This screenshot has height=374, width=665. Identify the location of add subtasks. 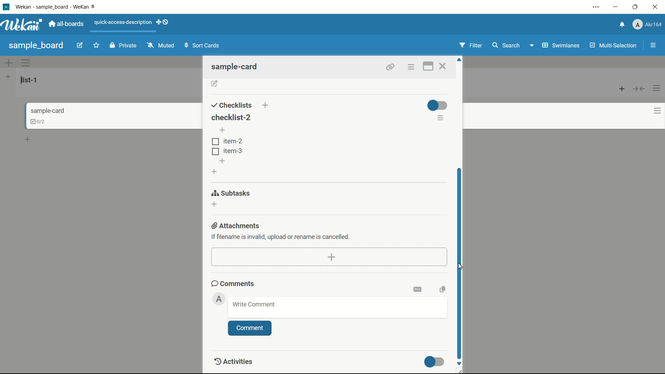
(215, 205).